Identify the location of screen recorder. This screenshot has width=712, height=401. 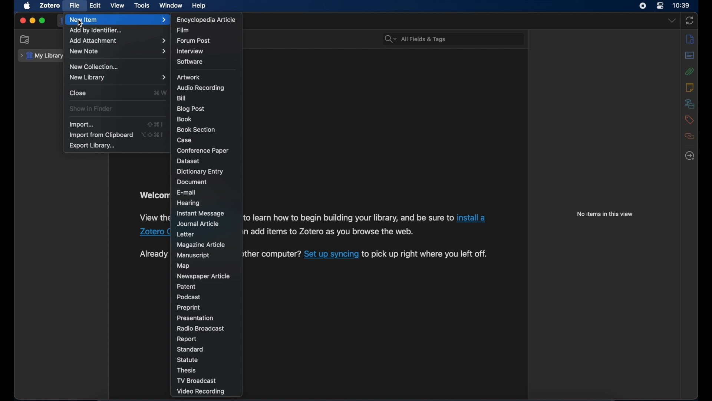
(643, 6).